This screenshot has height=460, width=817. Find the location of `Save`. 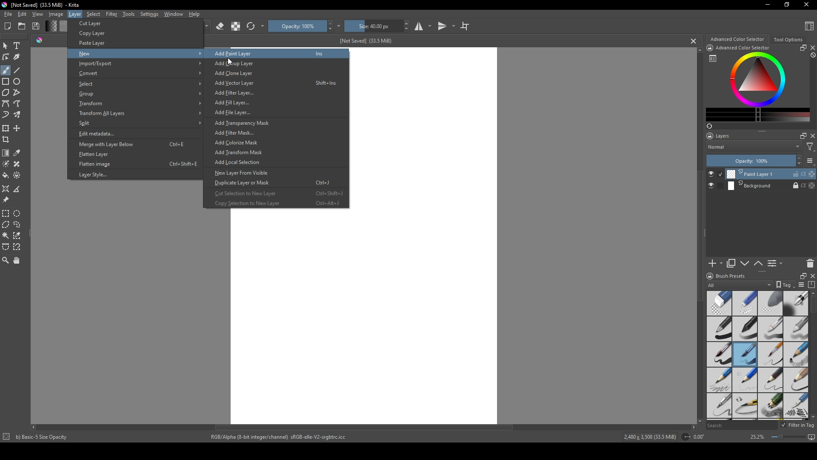

Save is located at coordinates (37, 26).